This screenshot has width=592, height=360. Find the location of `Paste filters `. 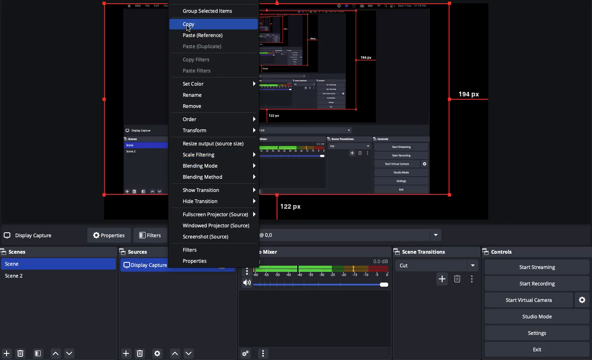

Paste filters  is located at coordinates (200, 71).